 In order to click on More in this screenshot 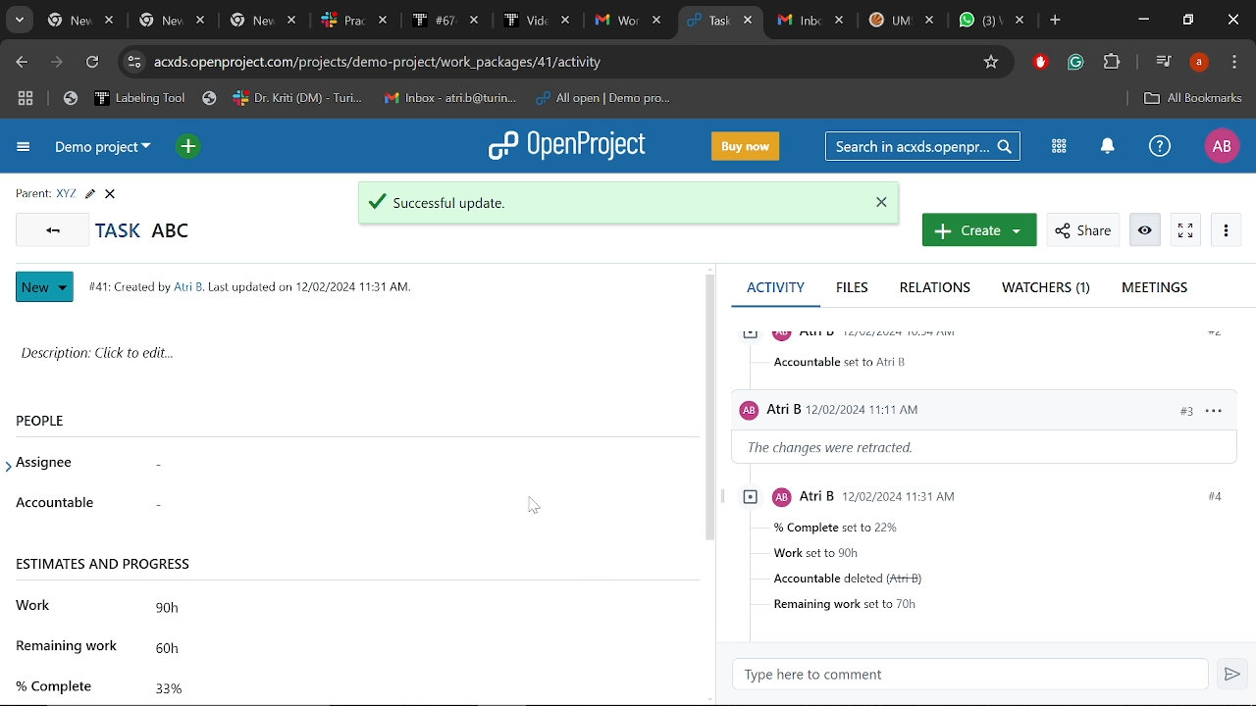, I will do `click(1227, 230)`.